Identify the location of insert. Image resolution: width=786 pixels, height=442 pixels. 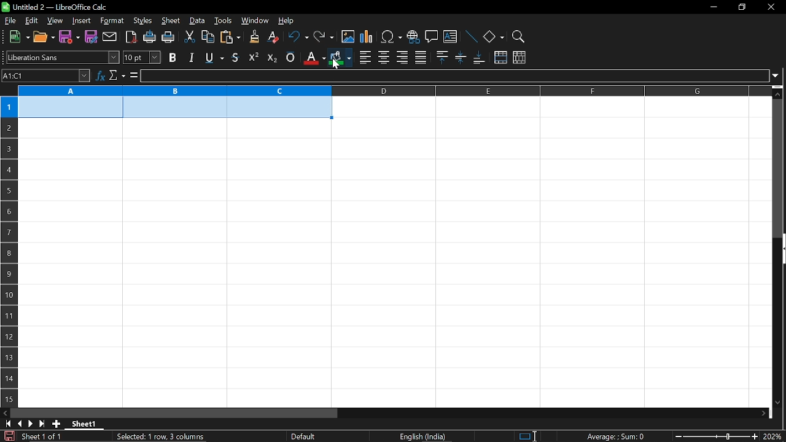
(82, 21).